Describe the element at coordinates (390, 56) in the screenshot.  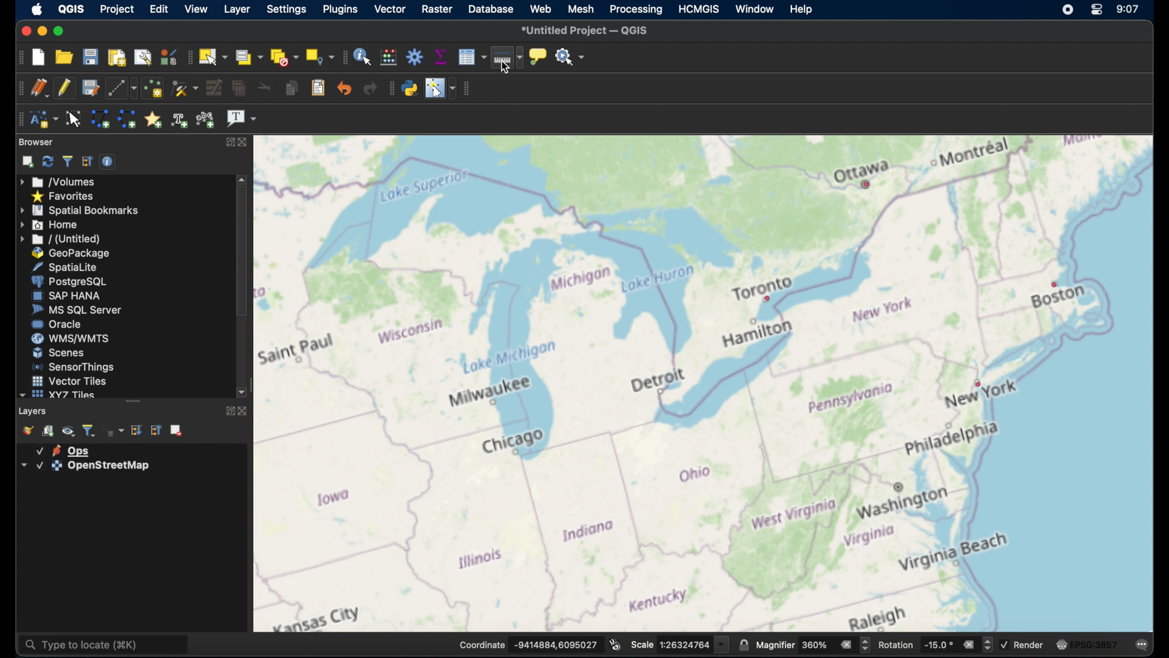
I see `open field calculator` at that location.